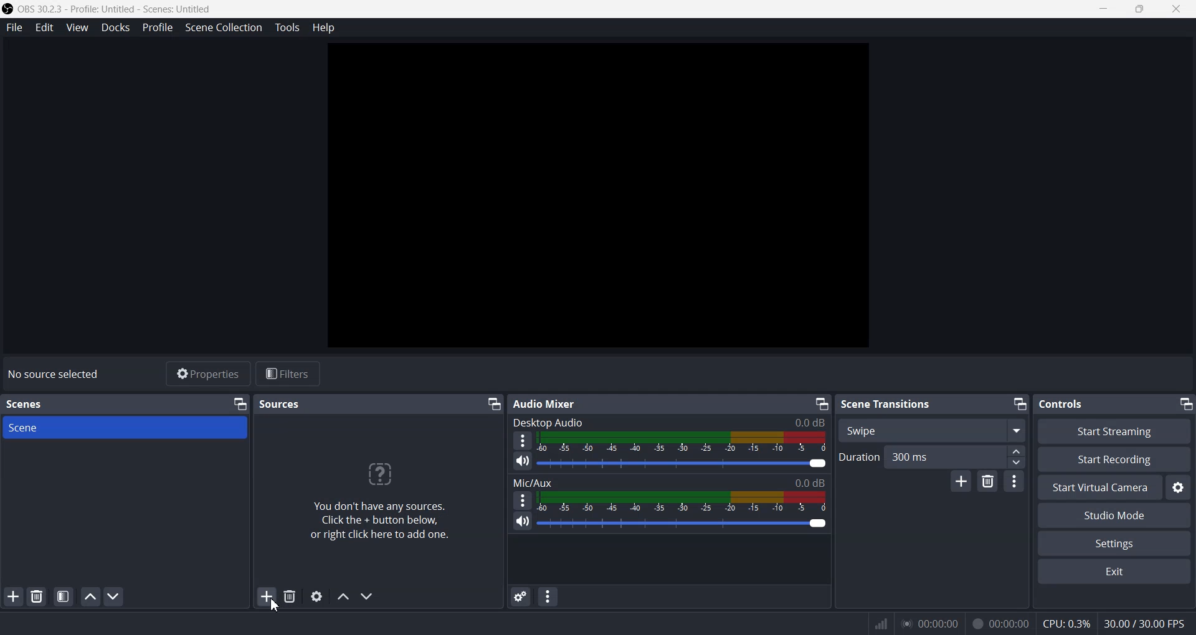 The height and width of the screenshot is (635, 1196). What do you see at coordinates (45, 27) in the screenshot?
I see `Edit` at bounding box center [45, 27].